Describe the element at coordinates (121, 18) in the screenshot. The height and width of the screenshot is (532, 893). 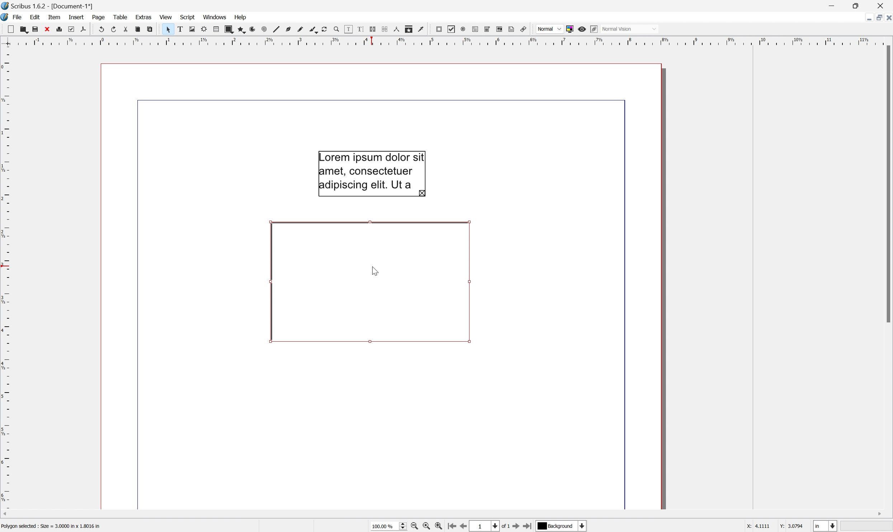
I see `Table` at that location.